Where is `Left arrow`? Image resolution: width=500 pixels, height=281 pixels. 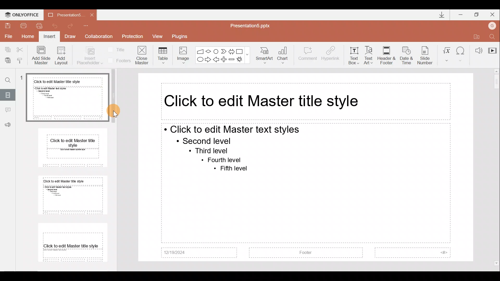 Left arrow is located at coordinates (216, 60).